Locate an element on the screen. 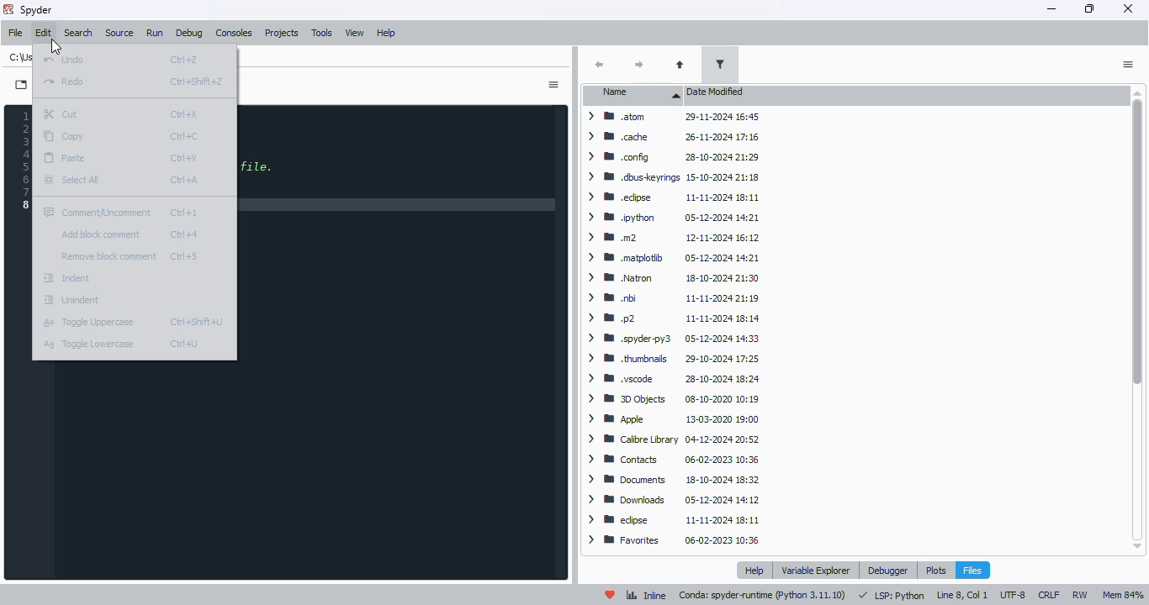 This screenshot has height=605, width=1149. shortcut for toggle lowercase is located at coordinates (184, 344).